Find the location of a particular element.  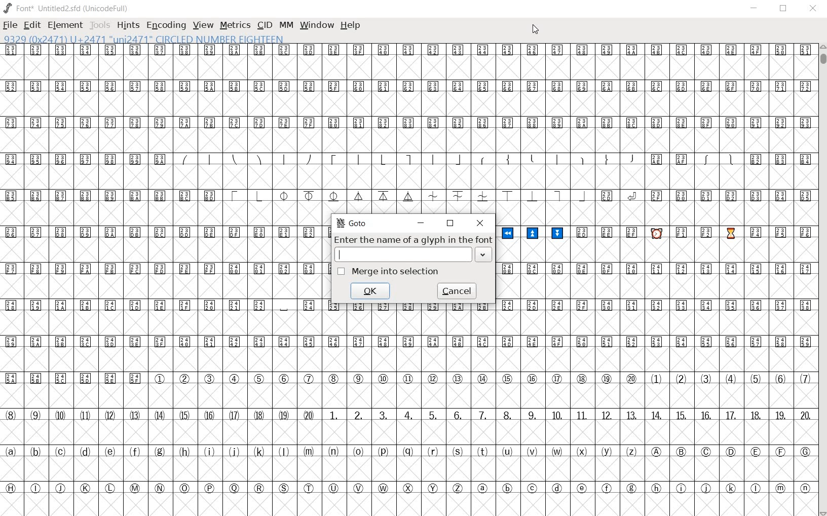

view is located at coordinates (203, 25).